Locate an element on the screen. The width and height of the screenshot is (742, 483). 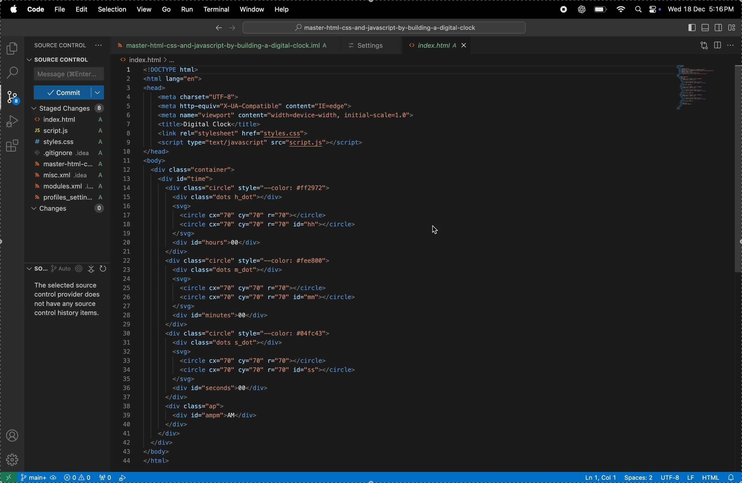
refresh is located at coordinates (104, 268).